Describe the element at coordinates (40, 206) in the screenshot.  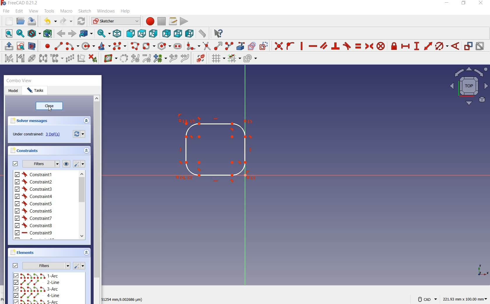
I see `constraints` at that location.